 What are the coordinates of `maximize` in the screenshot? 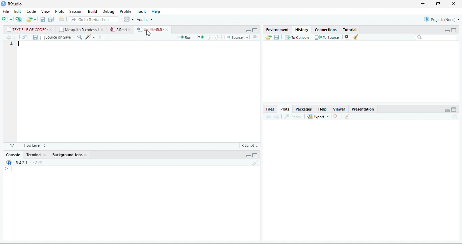 It's located at (454, 30).